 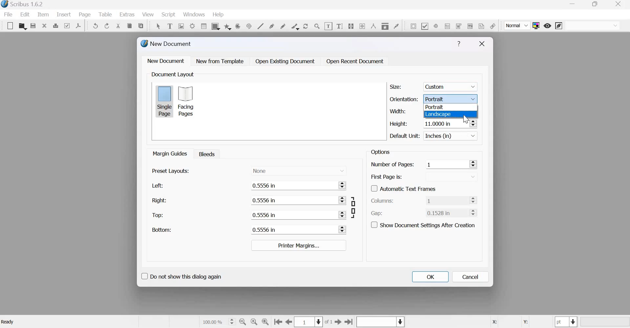 I want to click on Options, so click(x=379, y=152).